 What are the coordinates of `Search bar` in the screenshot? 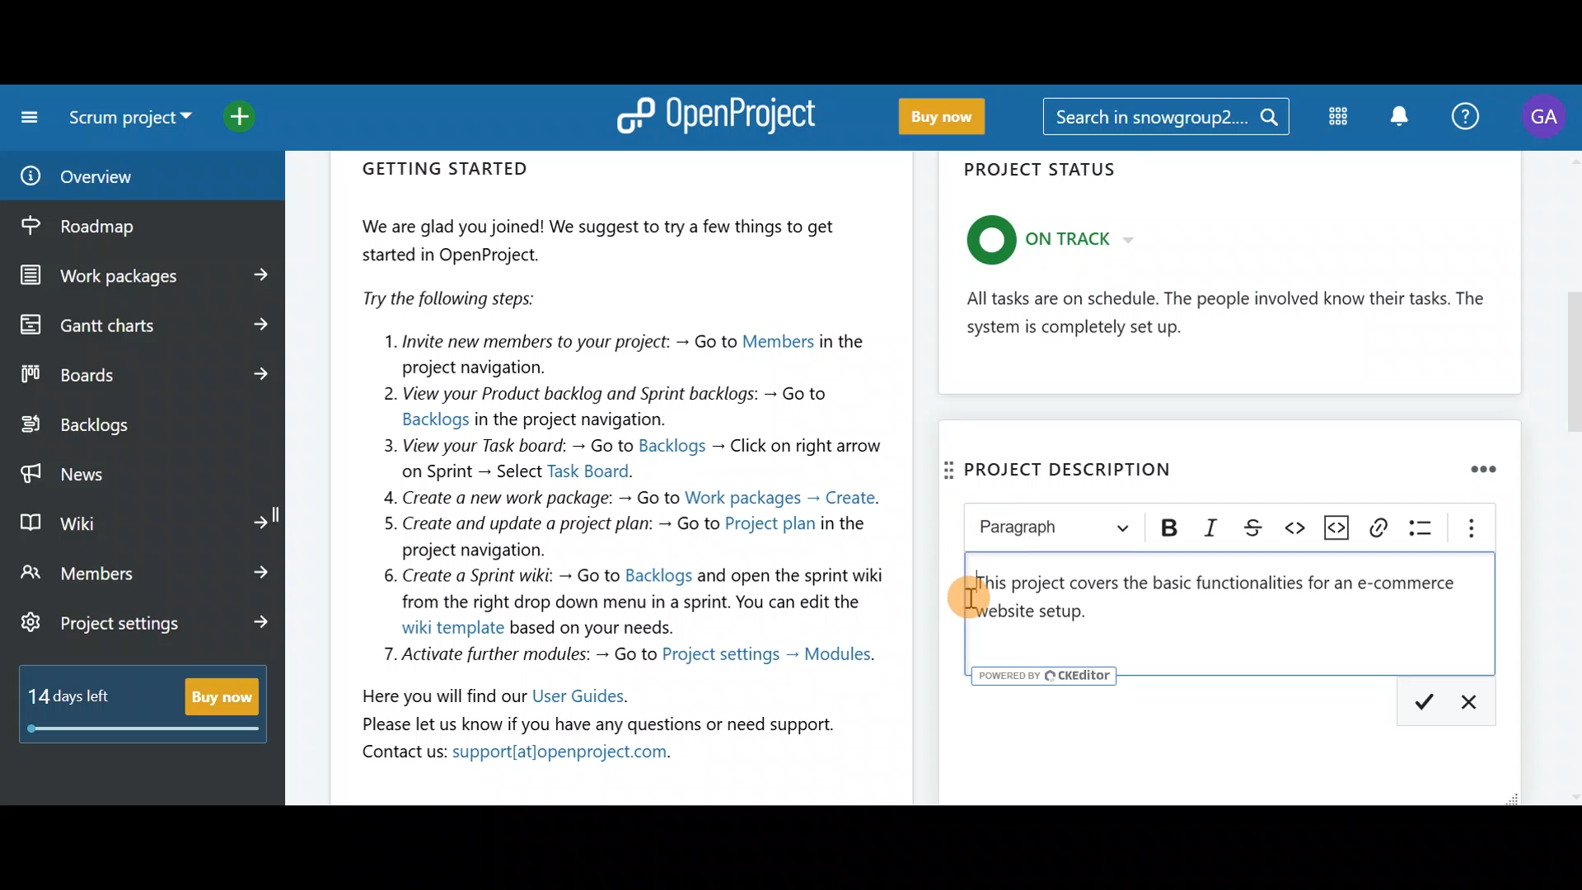 It's located at (1165, 119).